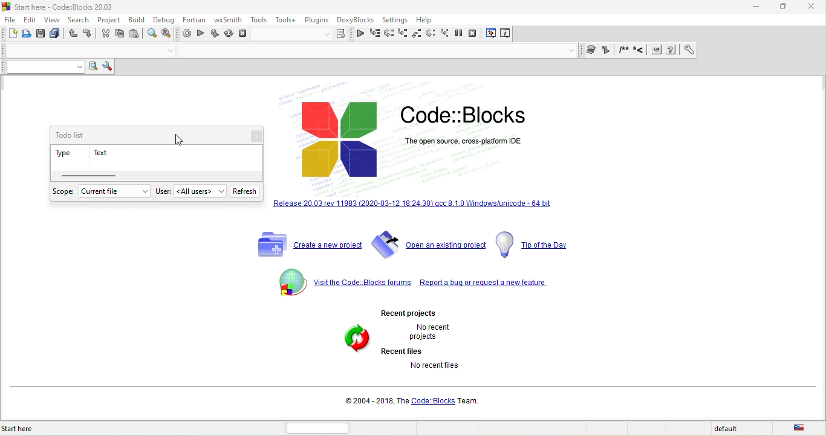 The height and width of the screenshot is (436, 826). I want to click on abort, so click(244, 33).